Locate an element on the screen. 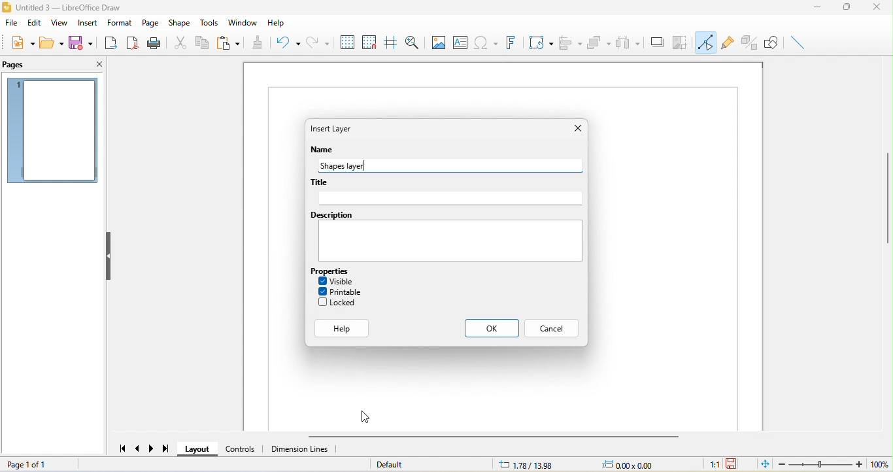 Image resolution: width=893 pixels, height=472 pixels. cursor  is located at coordinates (365, 417).